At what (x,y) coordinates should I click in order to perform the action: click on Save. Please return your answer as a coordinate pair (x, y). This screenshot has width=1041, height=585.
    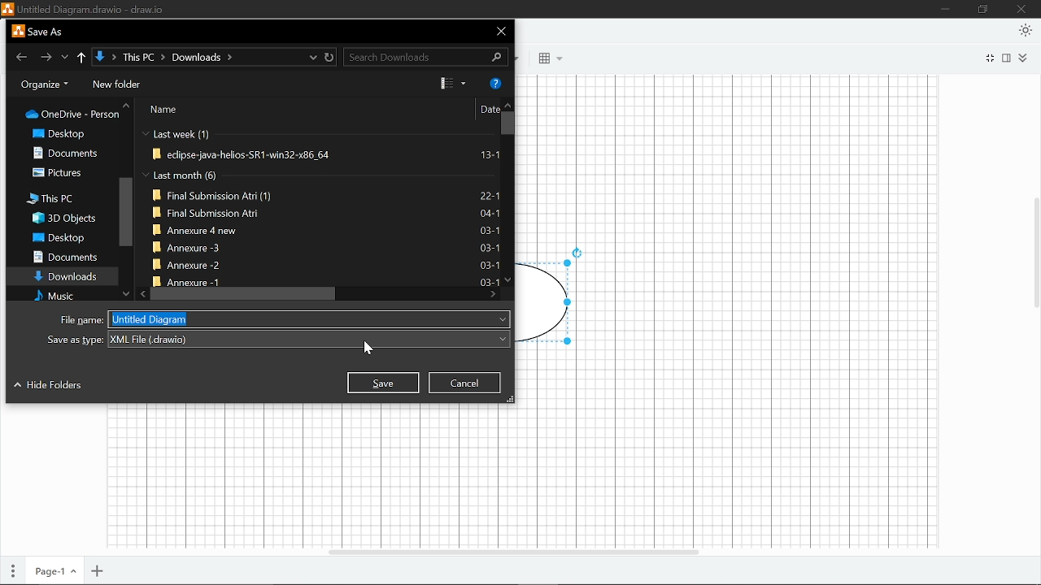
    Looking at the image, I should click on (382, 383).